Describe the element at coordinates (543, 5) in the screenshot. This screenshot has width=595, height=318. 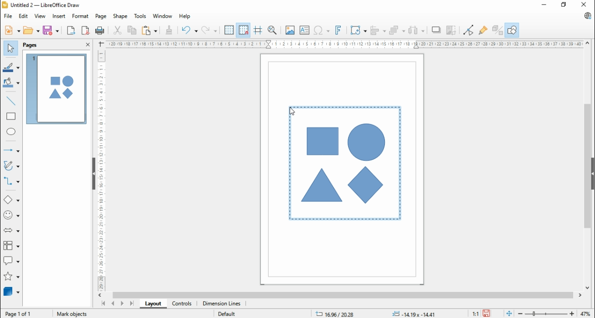
I see `minimize` at that location.